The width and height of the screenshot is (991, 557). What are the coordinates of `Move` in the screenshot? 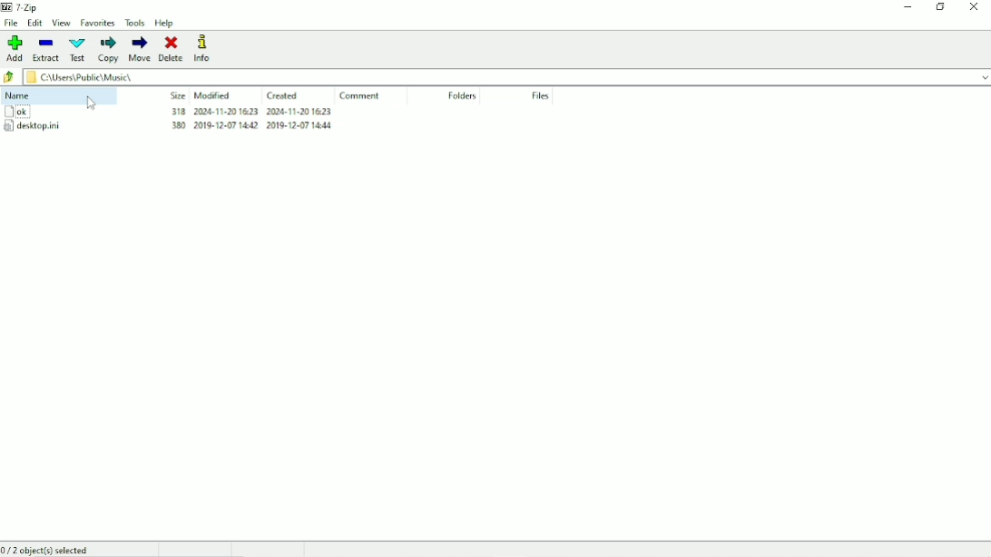 It's located at (140, 49).